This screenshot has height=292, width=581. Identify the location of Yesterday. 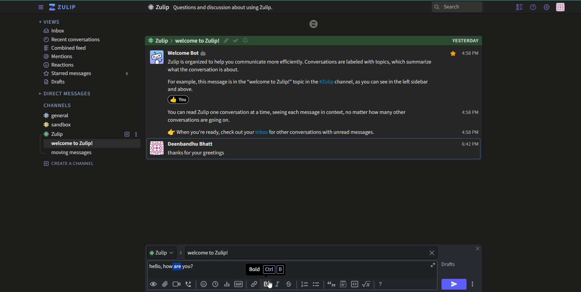
(465, 40).